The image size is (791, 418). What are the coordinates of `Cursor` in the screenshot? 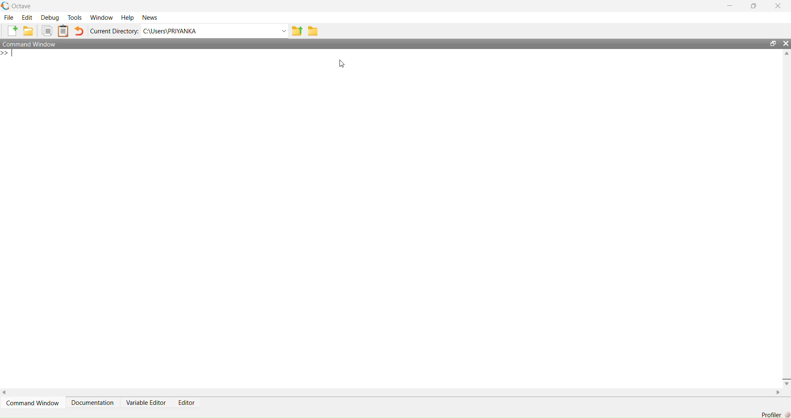 It's located at (342, 65).